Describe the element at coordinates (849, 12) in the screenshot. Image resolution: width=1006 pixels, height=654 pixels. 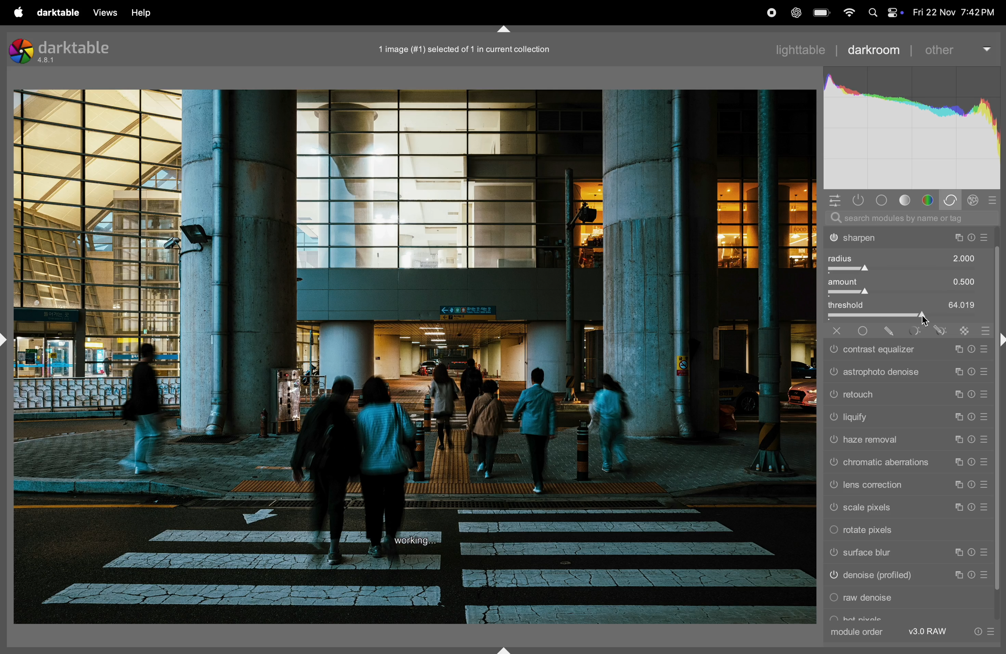
I see `wifi` at that location.